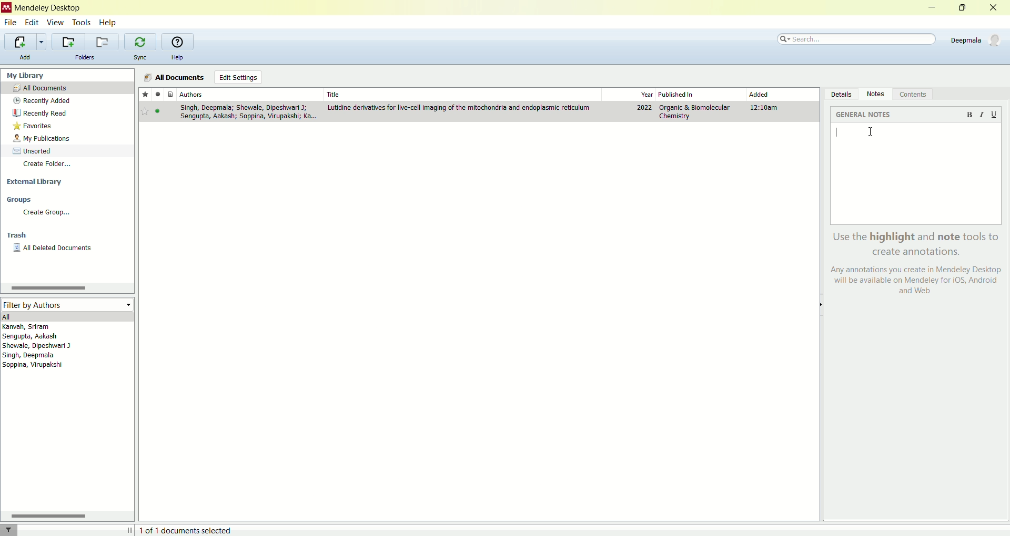  I want to click on Authors, so click(249, 94).